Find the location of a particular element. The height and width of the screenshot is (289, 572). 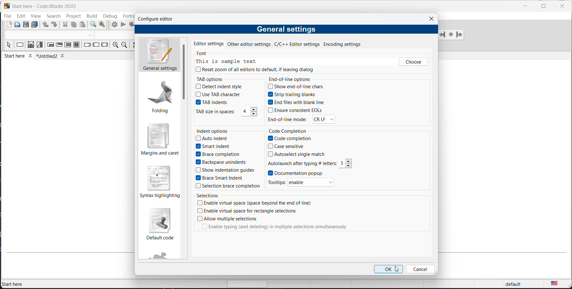

exit condition loop is located at coordinates (59, 46).